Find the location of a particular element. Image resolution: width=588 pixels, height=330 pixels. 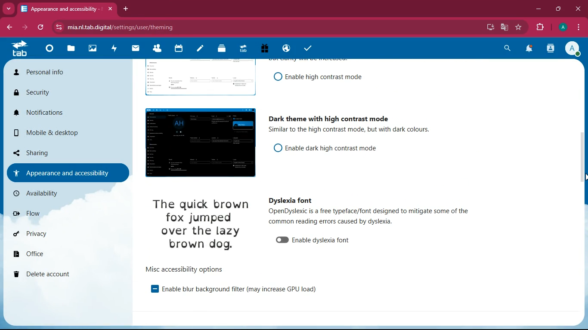

files is located at coordinates (72, 49).